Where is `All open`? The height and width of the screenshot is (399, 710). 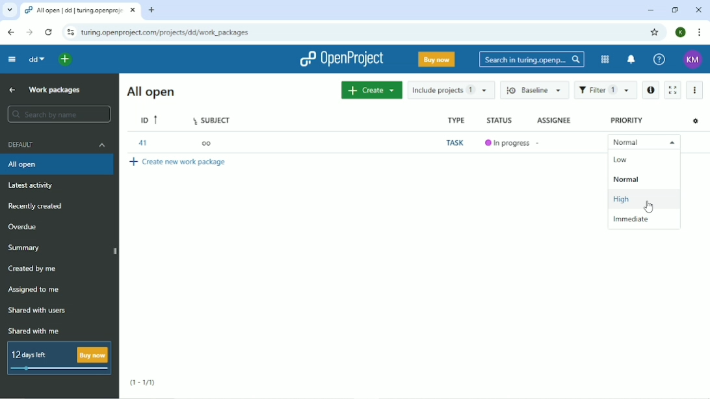
All open is located at coordinates (151, 93).